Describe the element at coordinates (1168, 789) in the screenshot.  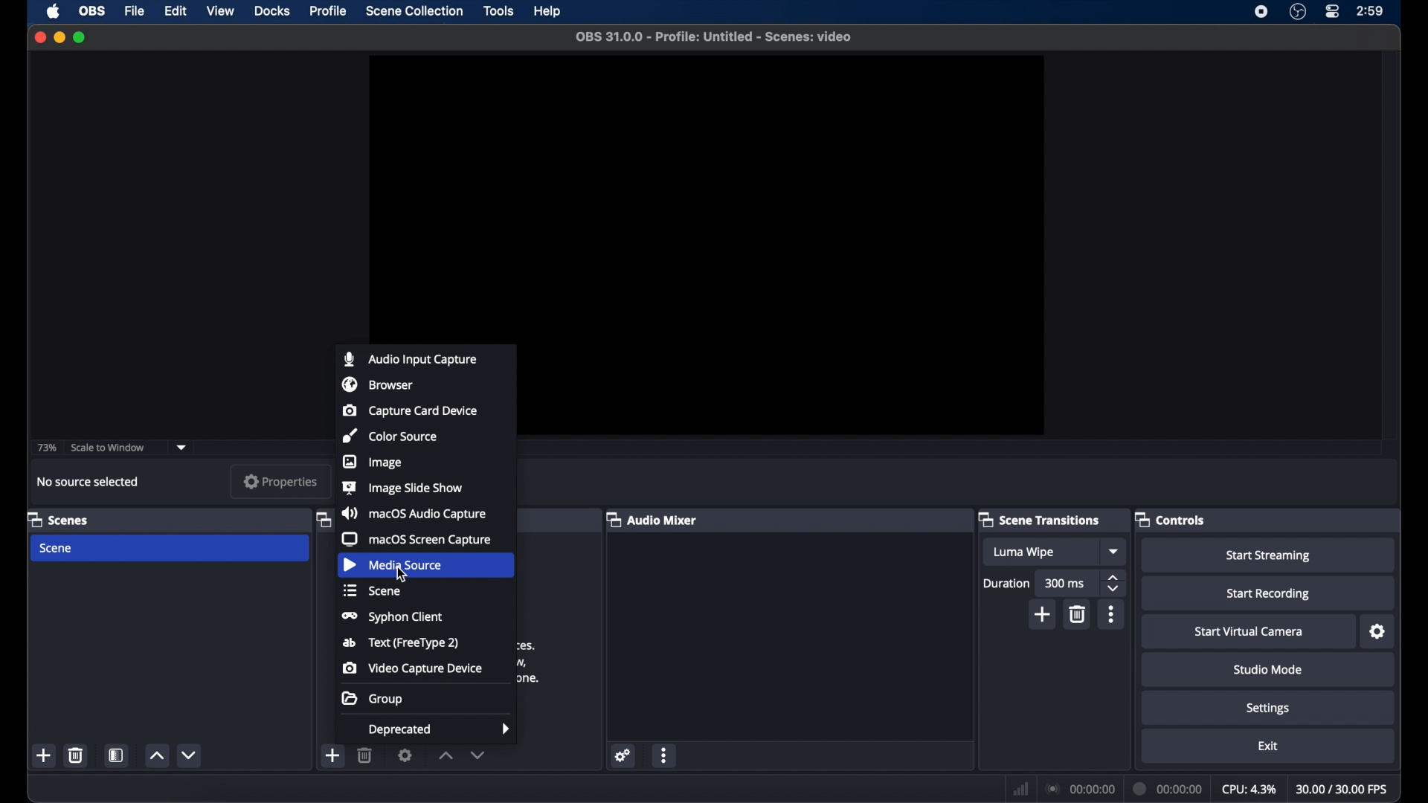
I see `duration` at that location.